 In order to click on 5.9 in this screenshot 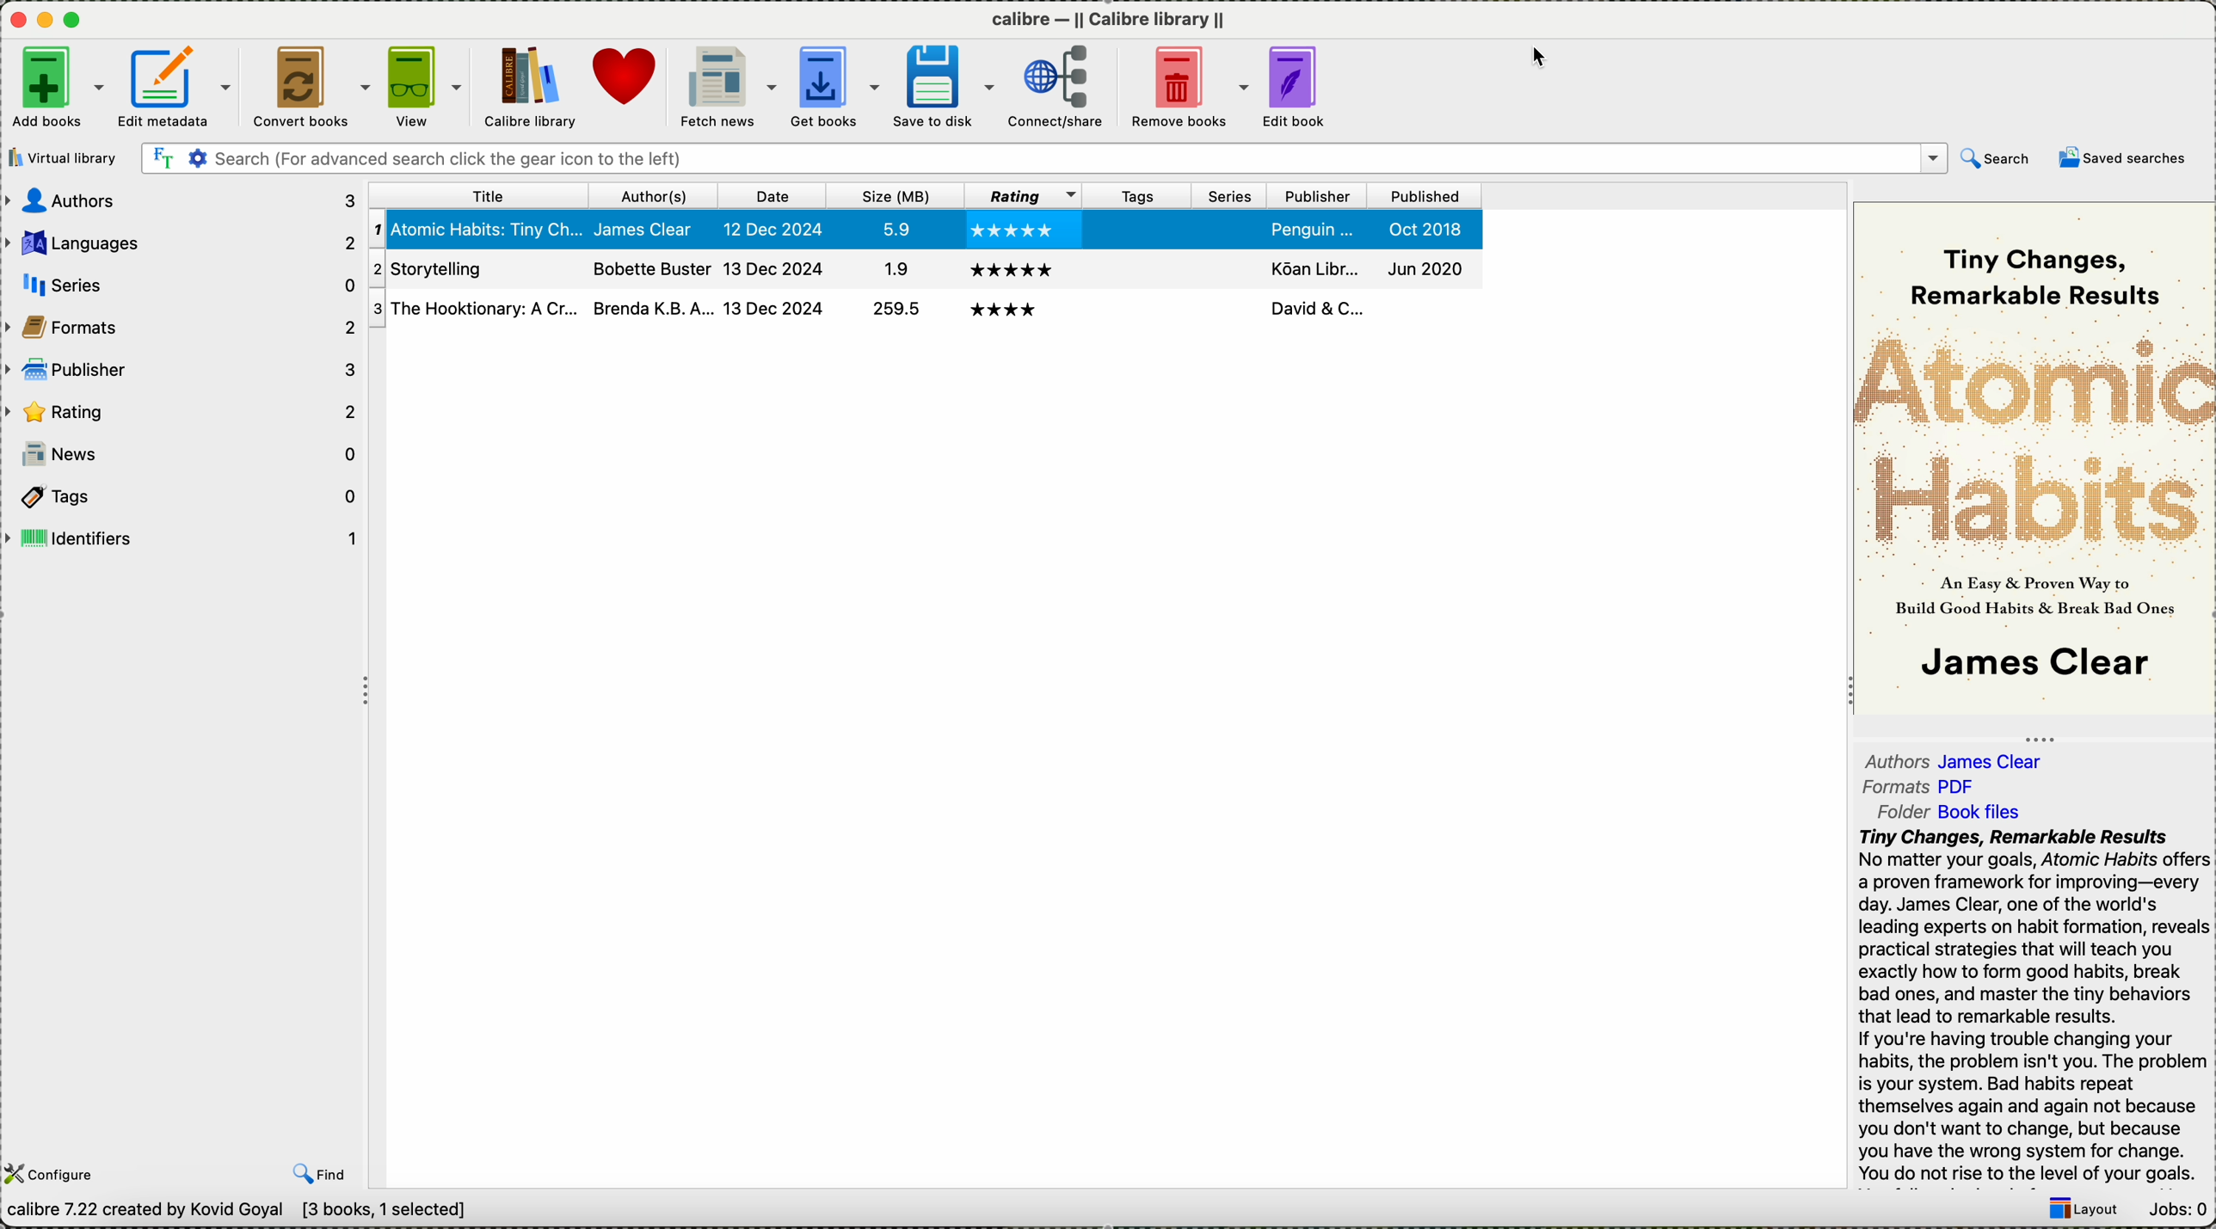, I will do `click(891, 228)`.